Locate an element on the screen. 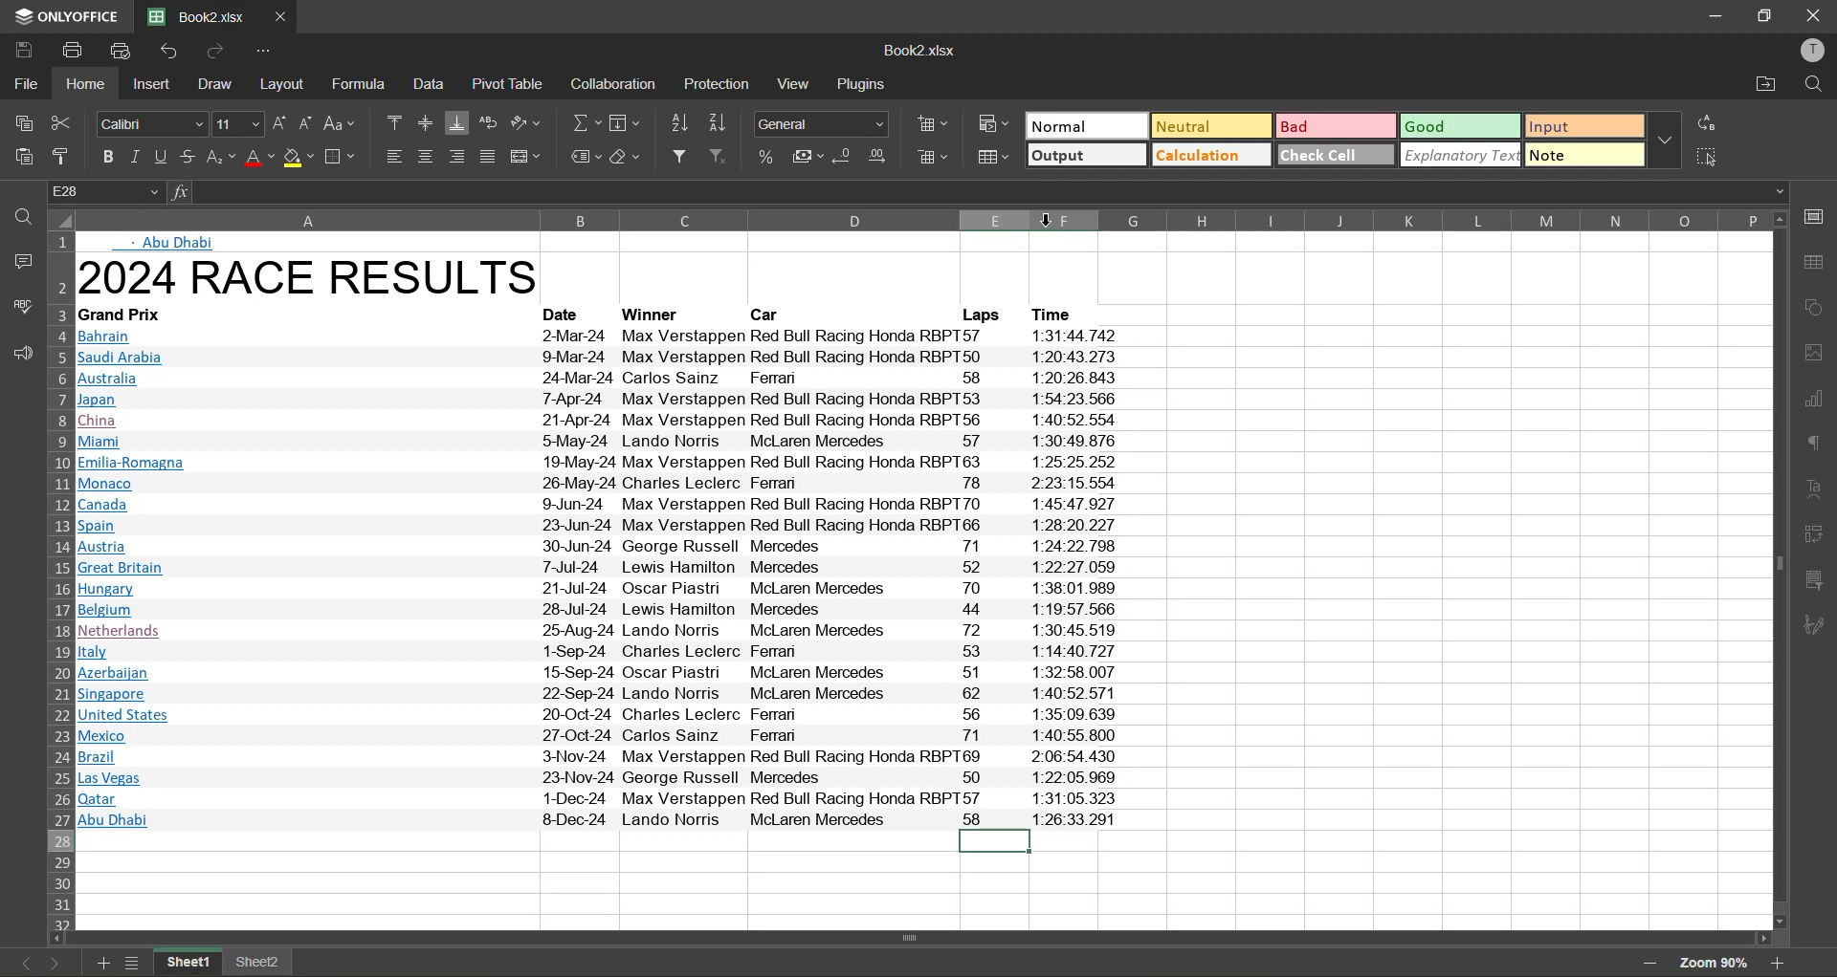 Image resolution: width=1837 pixels, height=977 pixels. quick print is located at coordinates (124, 53).